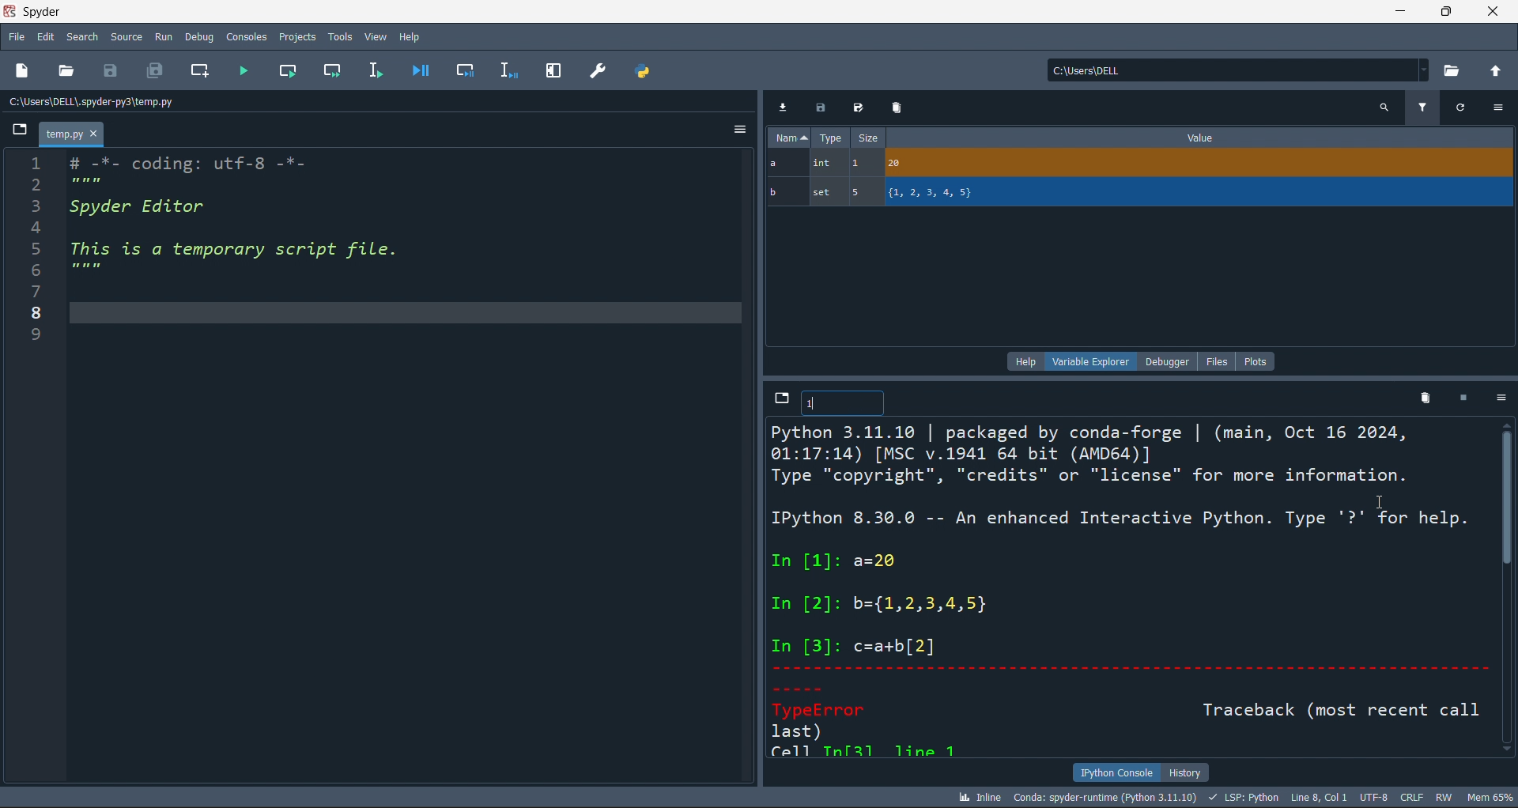 This screenshot has width=1518, height=808. What do you see at coordinates (1136, 164) in the screenshot?
I see `a, int, 1, 20` at bounding box center [1136, 164].